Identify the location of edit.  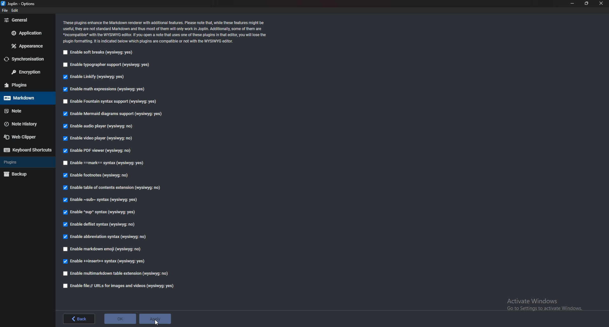
(15, 11).